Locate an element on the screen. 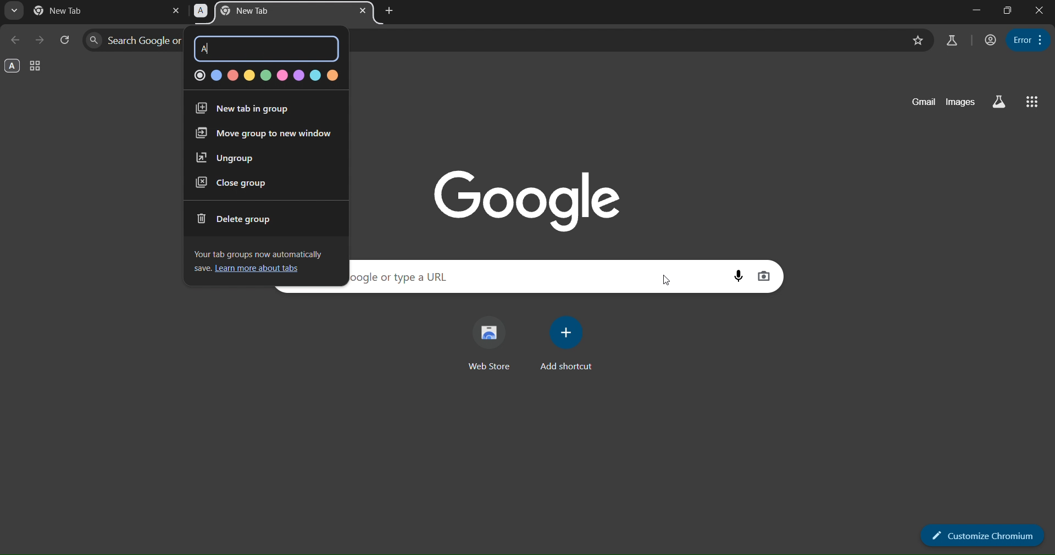 Image resolution: width=1055 pixels, height=555 pixels. go forward one page is located at coordinates (39, 41).